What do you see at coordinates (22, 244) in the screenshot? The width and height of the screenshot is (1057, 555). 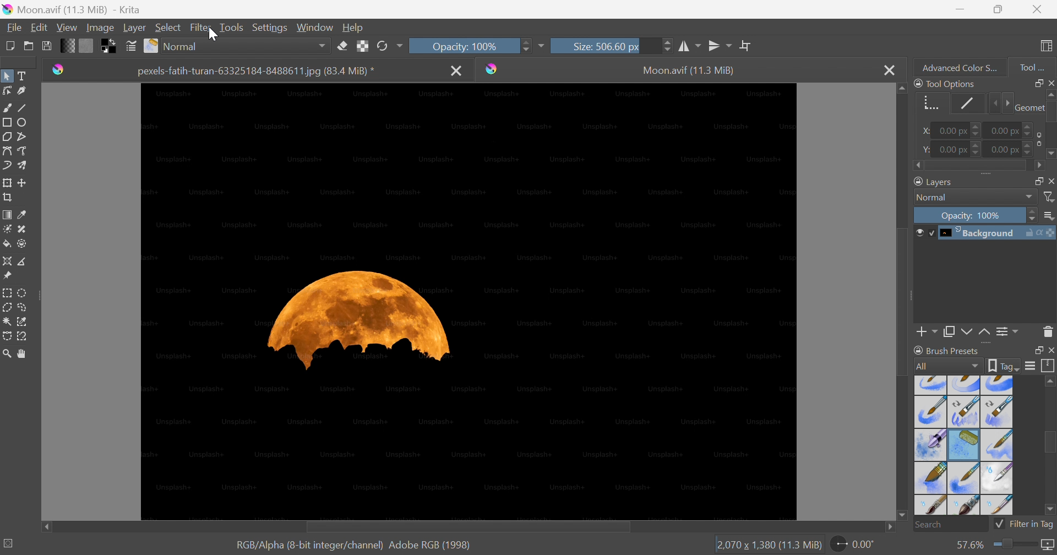 I see `Enclose and fill tool` at bounding box center [22, 244].